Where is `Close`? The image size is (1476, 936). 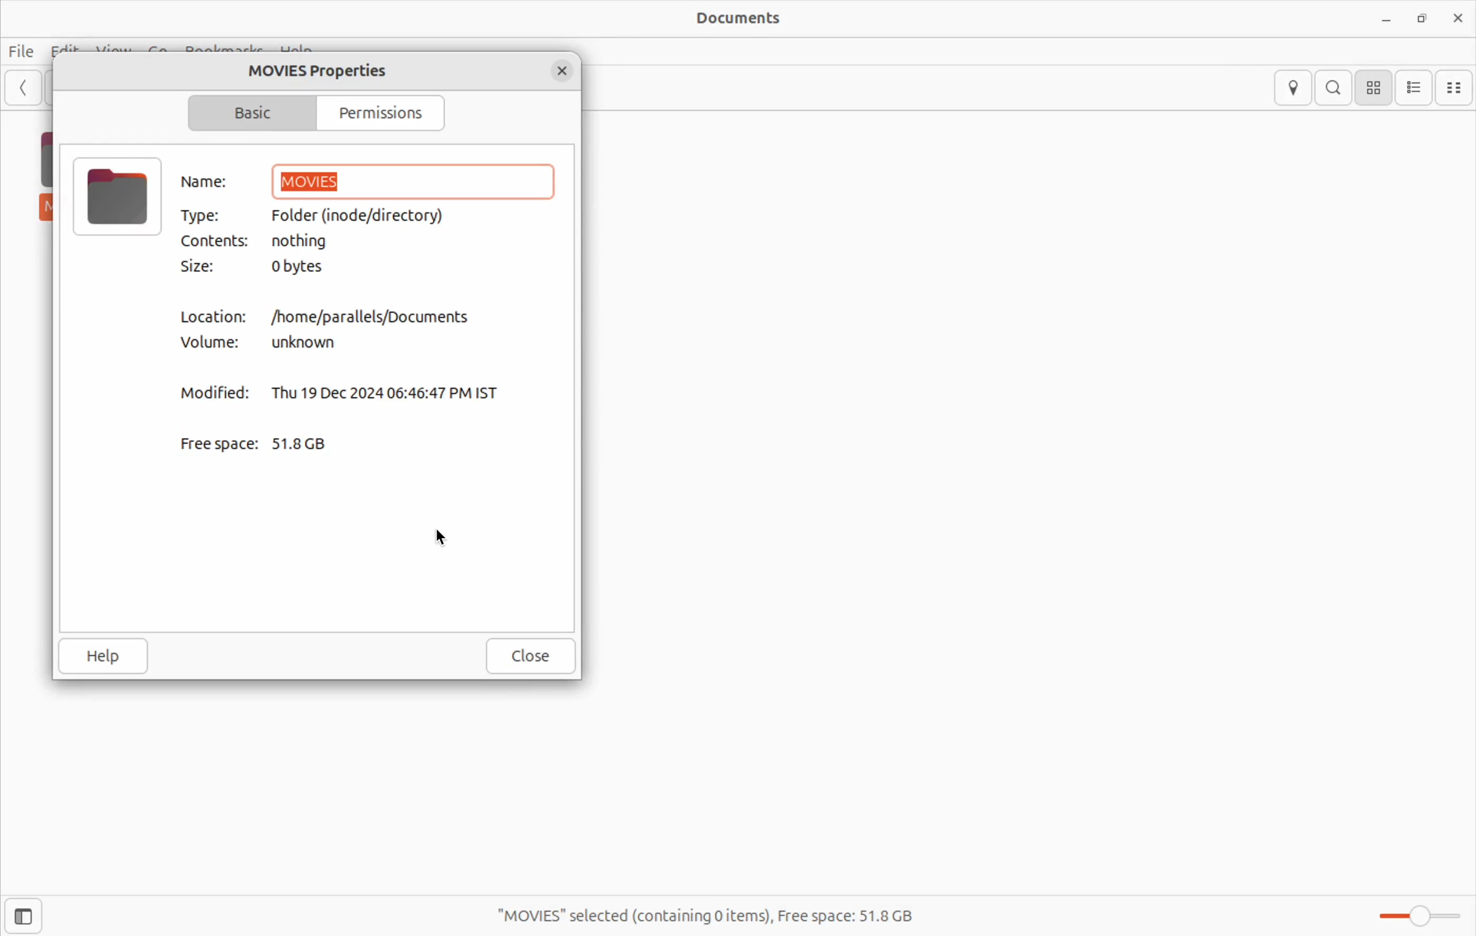 Close is located at coordinates (529, 655).